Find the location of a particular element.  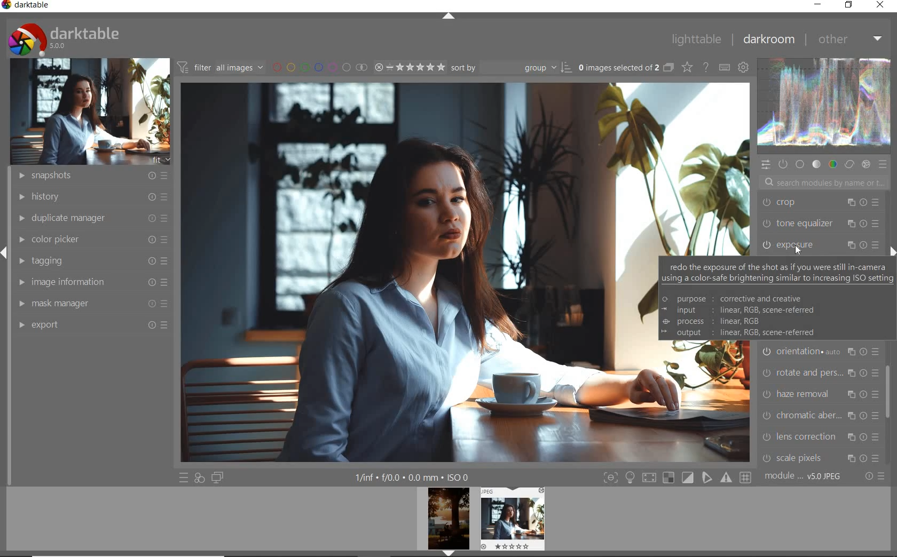

DISPLAY A SECOND DARKROOM IMAGE WINDOW is located at coordinates (218, 478).